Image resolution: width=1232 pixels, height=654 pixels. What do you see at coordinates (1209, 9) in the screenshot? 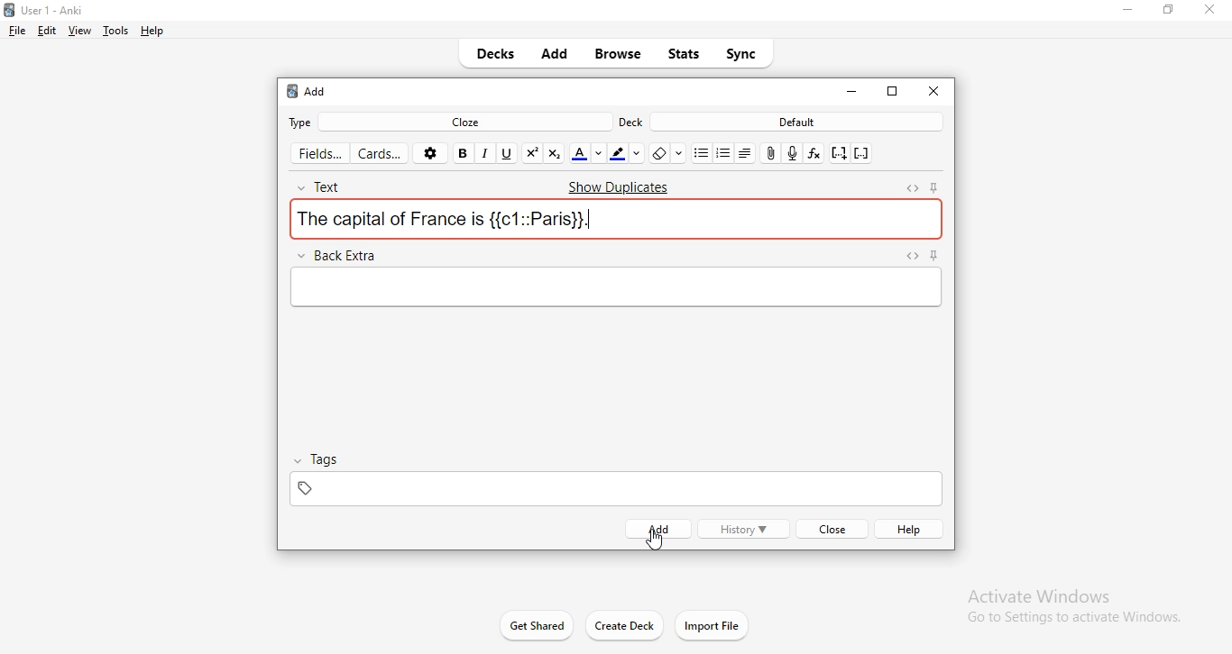
I see `close` at bounding box center [1209, 9].